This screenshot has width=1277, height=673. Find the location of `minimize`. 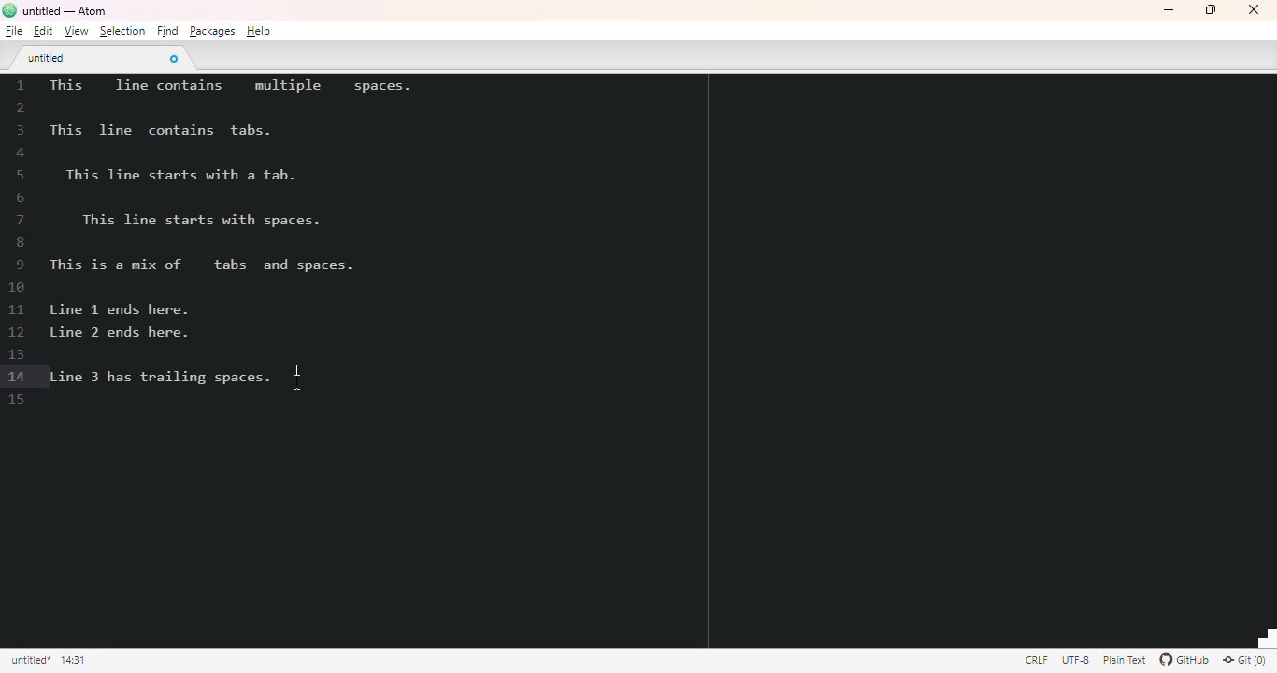

minimize is located at coordinates (1169, 10).